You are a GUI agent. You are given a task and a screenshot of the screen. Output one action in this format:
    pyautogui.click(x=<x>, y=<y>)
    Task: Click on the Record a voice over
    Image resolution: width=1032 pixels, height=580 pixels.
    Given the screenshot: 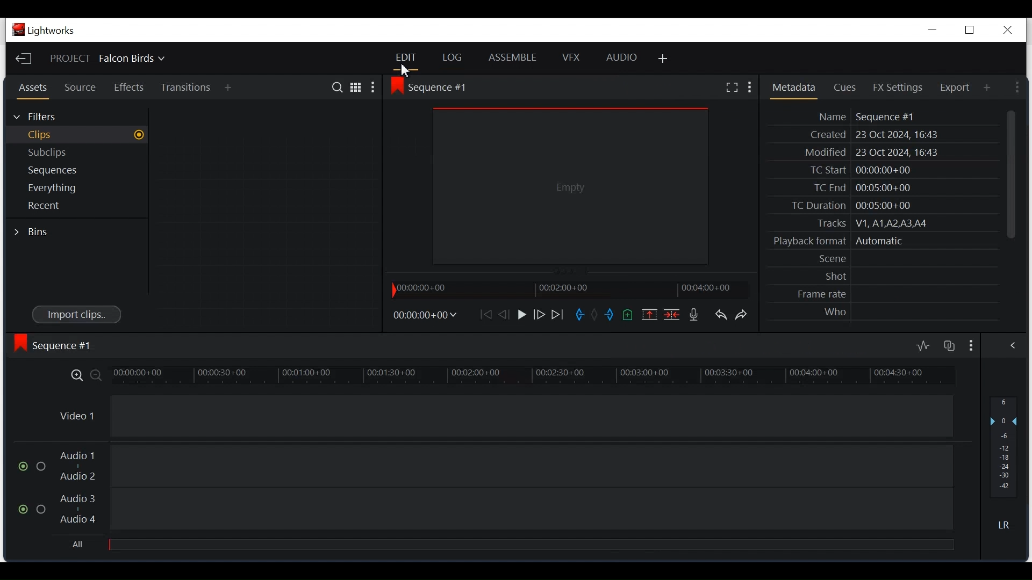 What is the action you would take?
    pyautogui.click(x=692, y=314)
    